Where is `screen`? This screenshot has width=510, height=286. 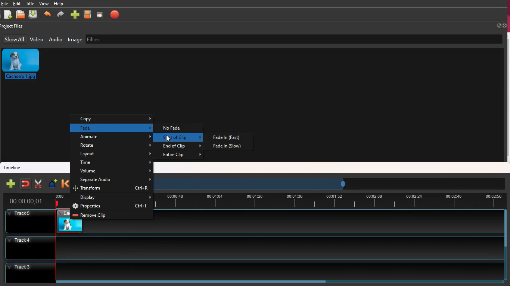 screen is located at coordinates (101, 15).